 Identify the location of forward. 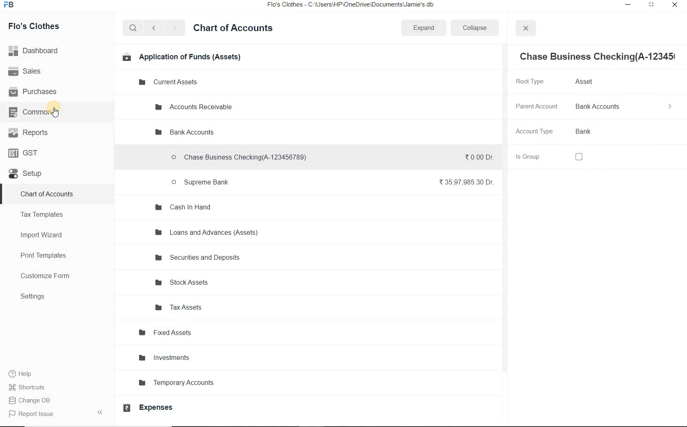
(175, 28).